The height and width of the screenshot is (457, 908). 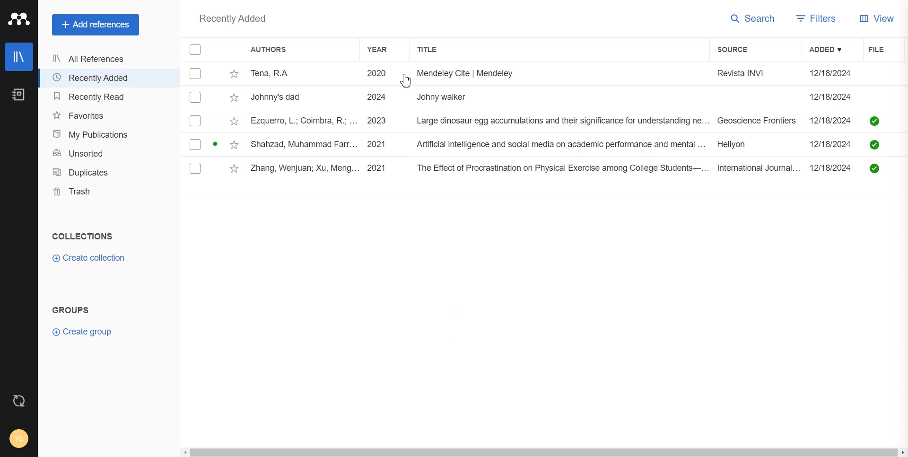 I want to click on Title, so click(x=440, y=50).